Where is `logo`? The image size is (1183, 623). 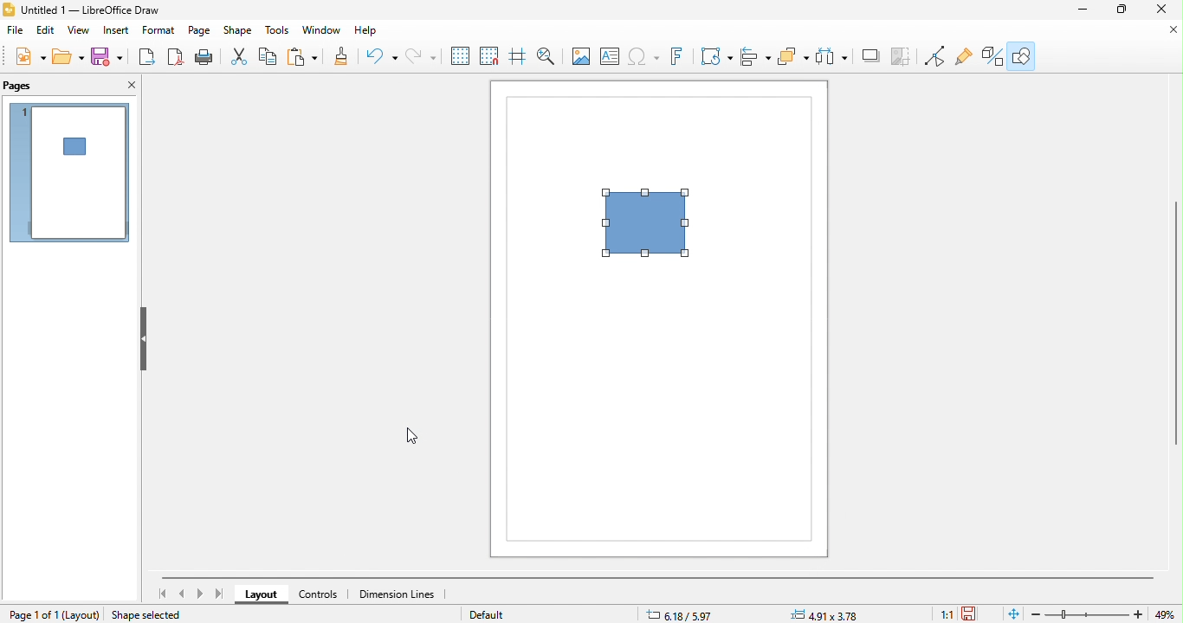 logo is located at coordinates (10, 10).